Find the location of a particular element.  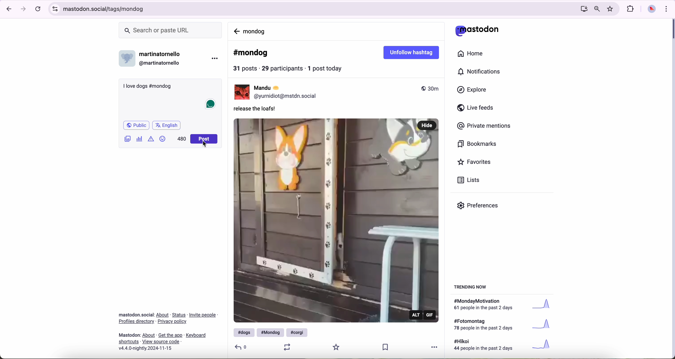

#corgi is located at coordinates (298, 332).